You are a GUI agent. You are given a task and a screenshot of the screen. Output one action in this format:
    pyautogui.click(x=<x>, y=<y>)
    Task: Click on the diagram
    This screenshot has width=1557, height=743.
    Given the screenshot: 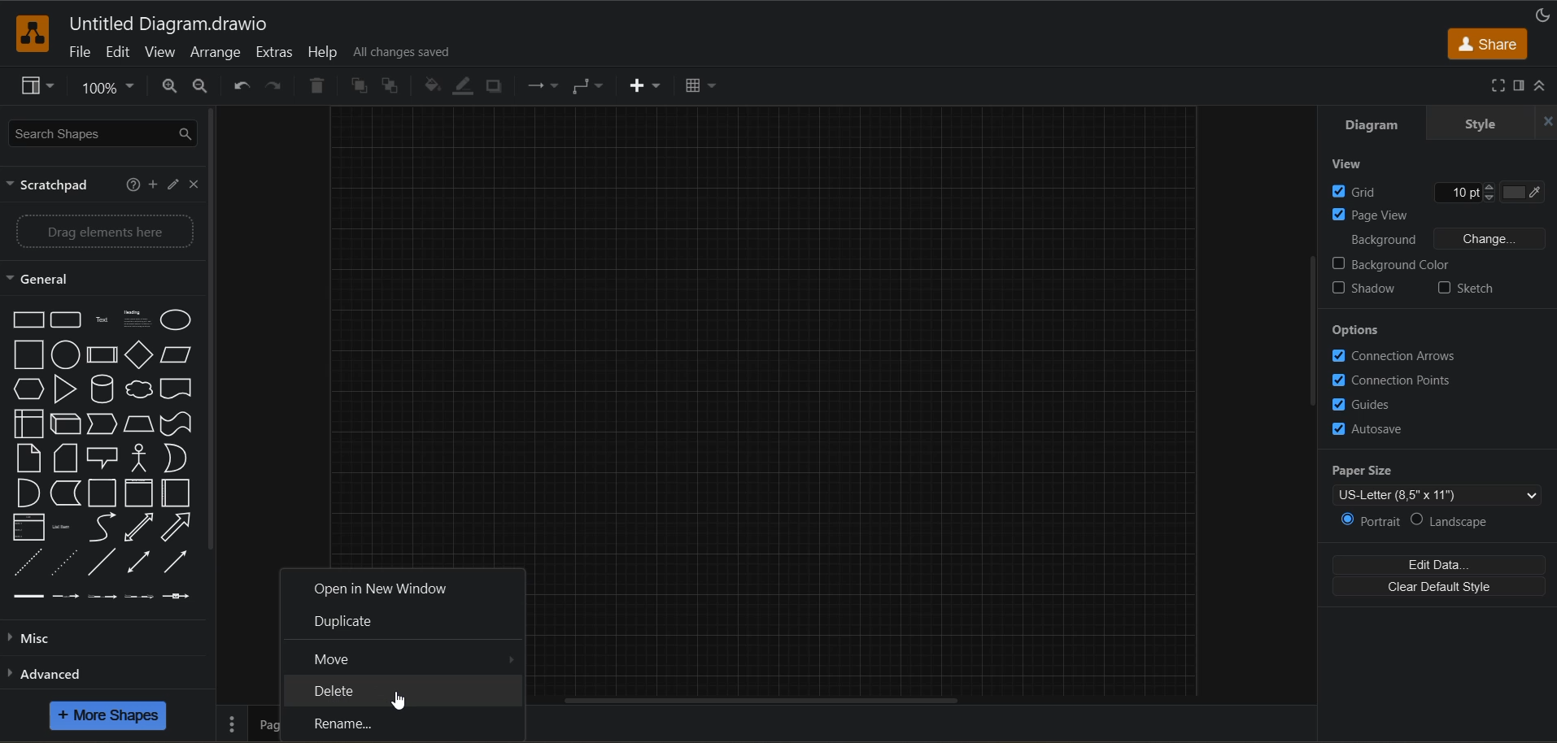 What is the action you would take?
    pyautogui.click(x=1382, y=124)
    